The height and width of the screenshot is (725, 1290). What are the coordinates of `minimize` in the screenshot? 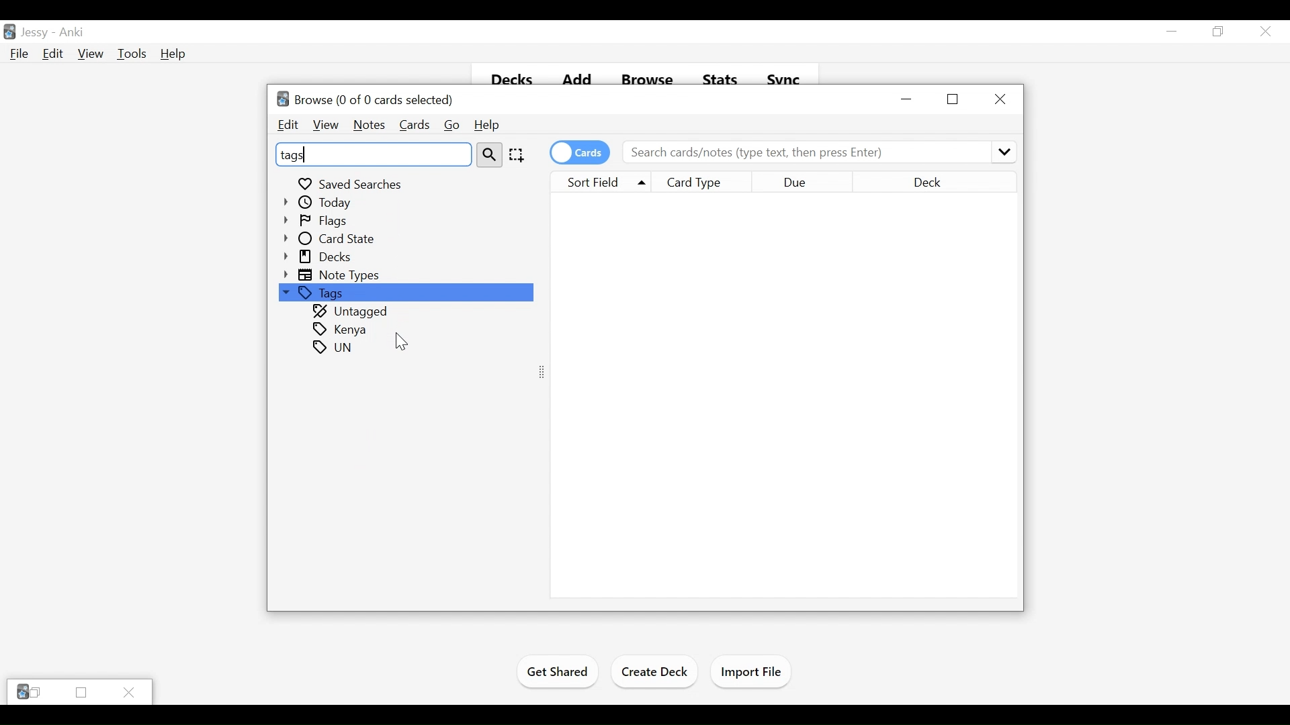 It's located at (1172, 31).